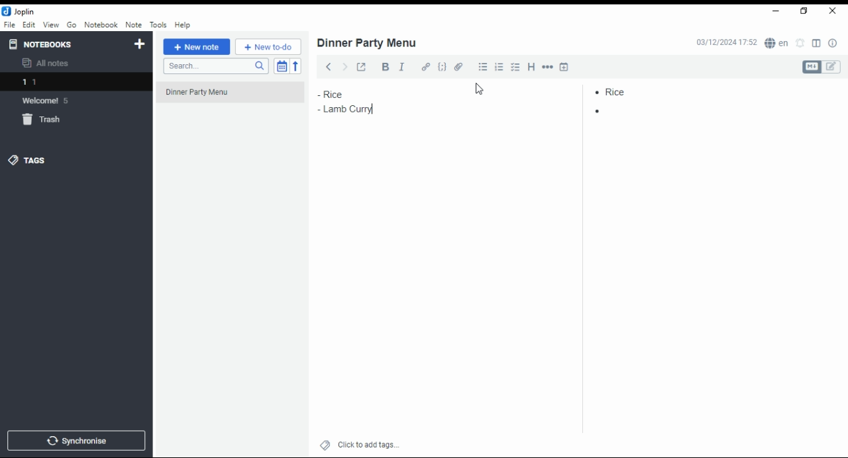  Describe the element at coordinates (833, 11) in the screenshot. I see `close` at that location.